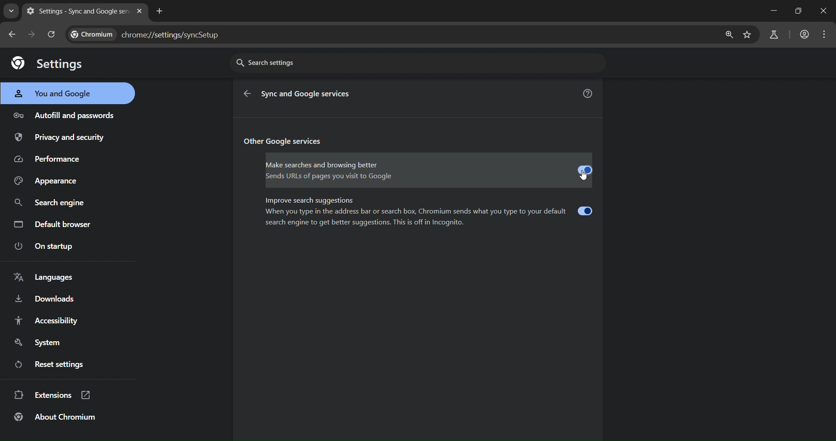  Describe the element at coordinates (43, 278) in the screenshot. I see `languages` at that location.